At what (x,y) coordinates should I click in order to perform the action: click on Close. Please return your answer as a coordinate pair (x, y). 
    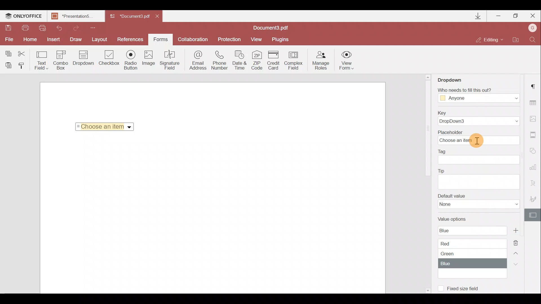
    Looking at the image, I should click on (160, 17).